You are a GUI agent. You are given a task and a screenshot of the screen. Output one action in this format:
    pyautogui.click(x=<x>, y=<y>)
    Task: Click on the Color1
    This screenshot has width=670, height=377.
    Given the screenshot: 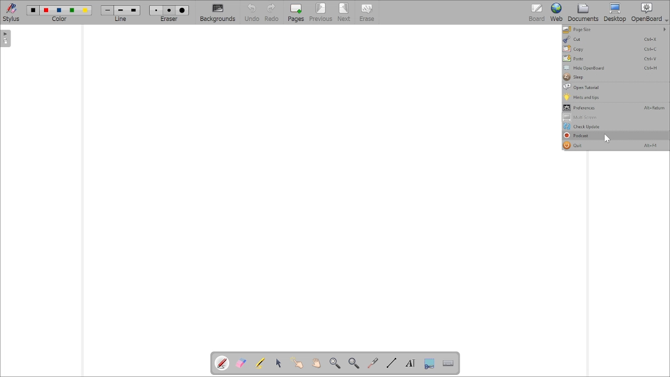 What is the action you would take?
    pyautogui.click(x=33, y=10)
    